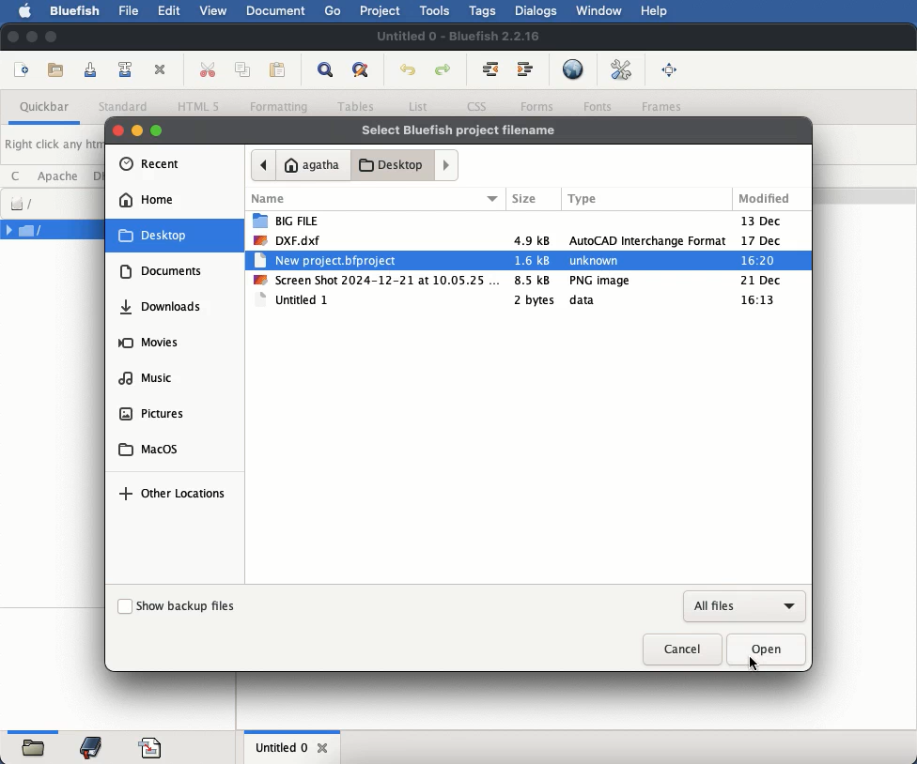  I want to click on new project.bfprojet, so click(527, 259).